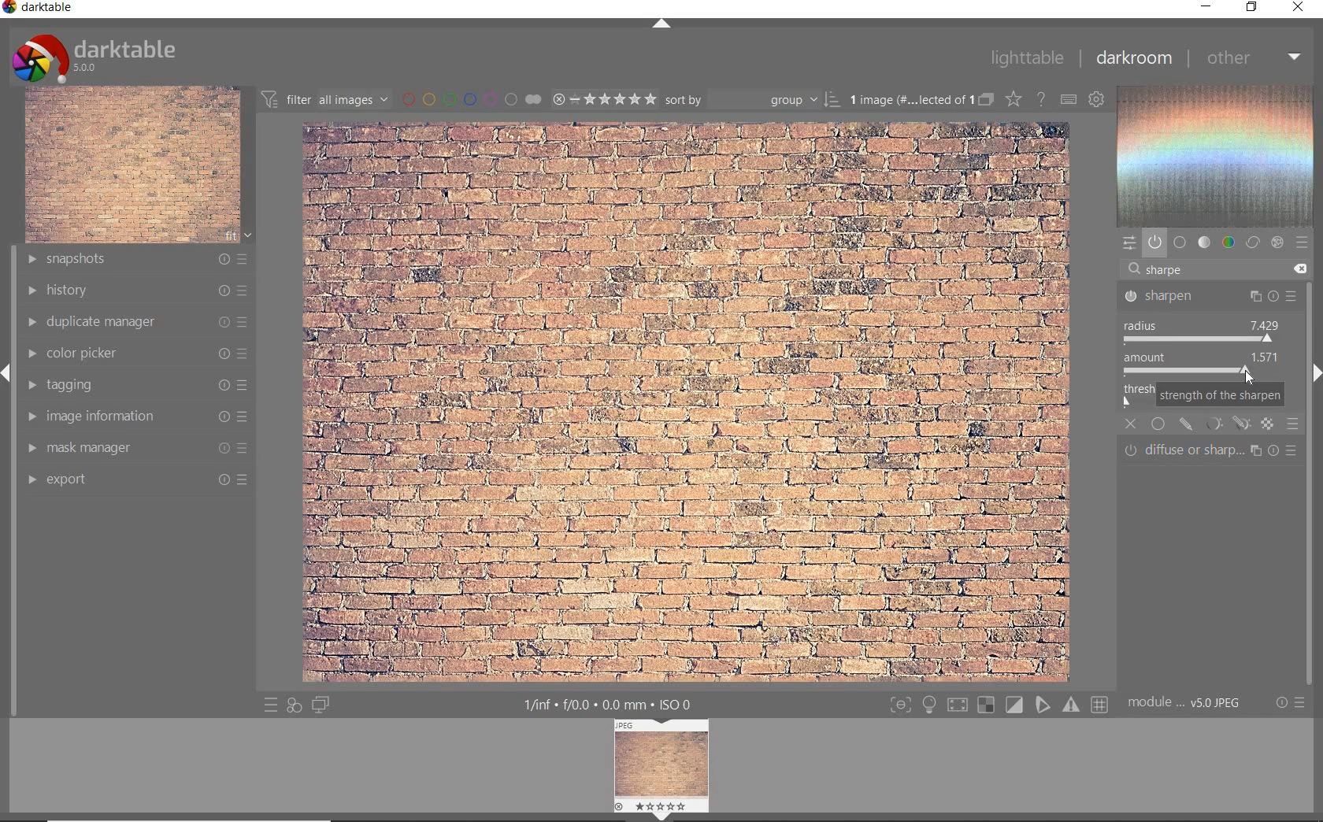 This screenshot has height=822, width=1323. What do you see at coordinates (1277, 242) in the screenshot?
I see `effect` at bounding box center [1277, 242].